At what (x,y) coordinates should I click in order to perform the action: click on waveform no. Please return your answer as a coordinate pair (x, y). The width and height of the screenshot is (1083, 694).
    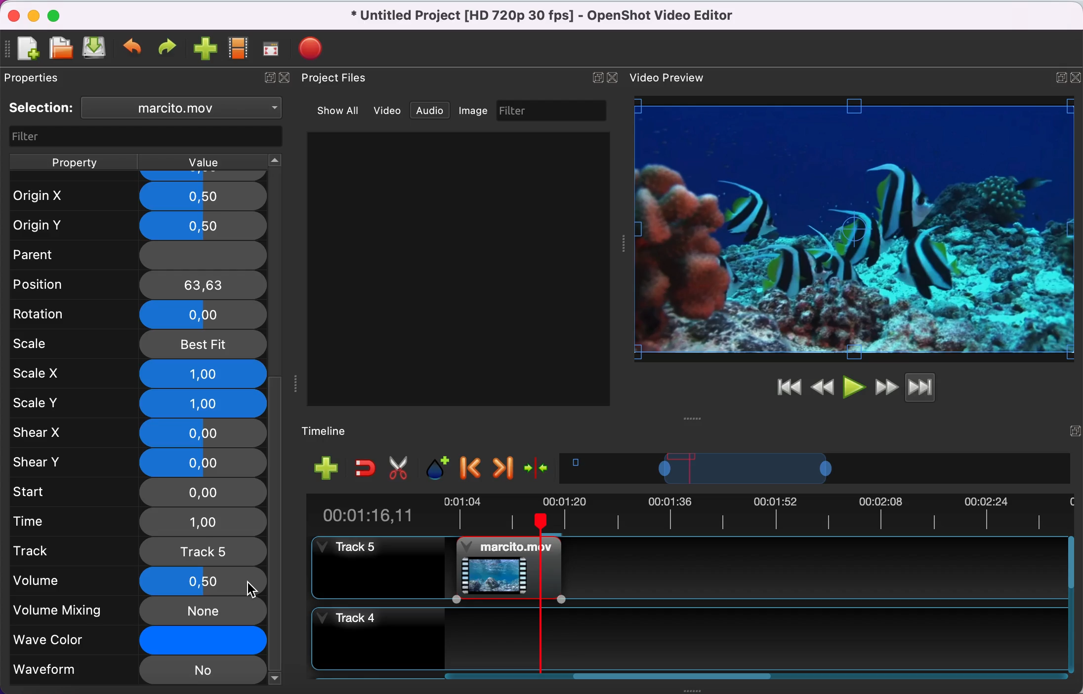
    Looking at the image, I should click on (137, 671).